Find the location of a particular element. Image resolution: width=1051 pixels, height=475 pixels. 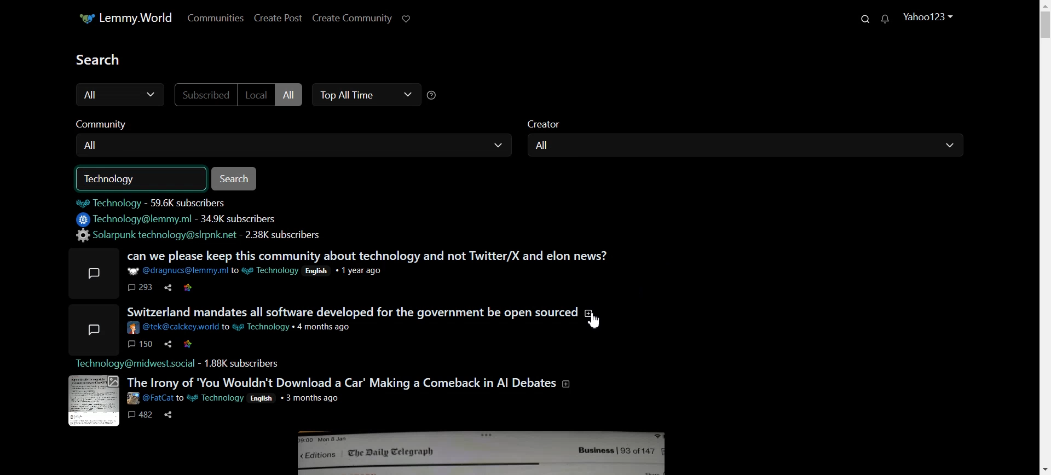

Text is located at coordinates (117, 179).